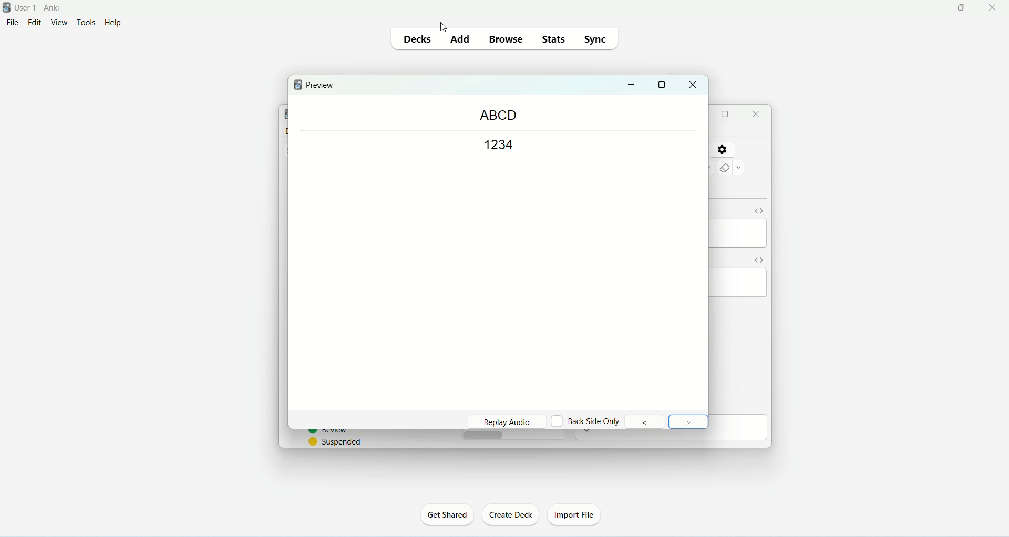  I want to click on tools, so click(86, 23).